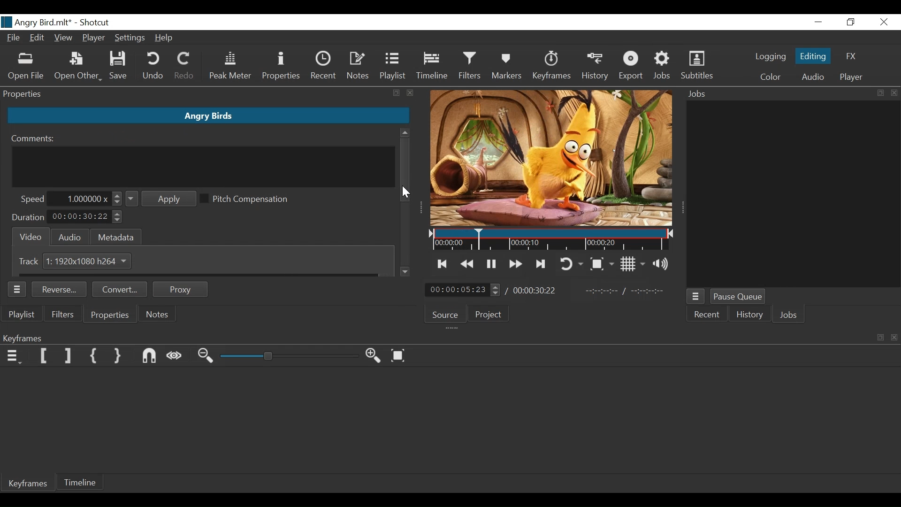 The height and width of the screenshot is (507, 901). What do you see at coordinates (478, 239) in the screenshot?
I see `Insertion cursor` at bounding box center [478, 239].